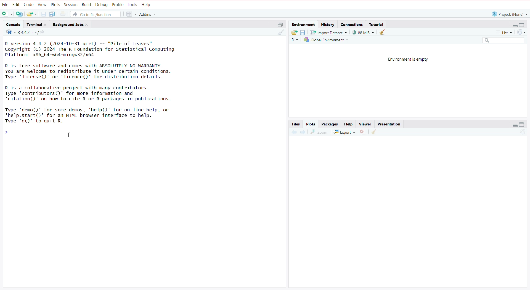 The width and height of the screenshot is (530, 290). I want to click on History, so click(328, 24).